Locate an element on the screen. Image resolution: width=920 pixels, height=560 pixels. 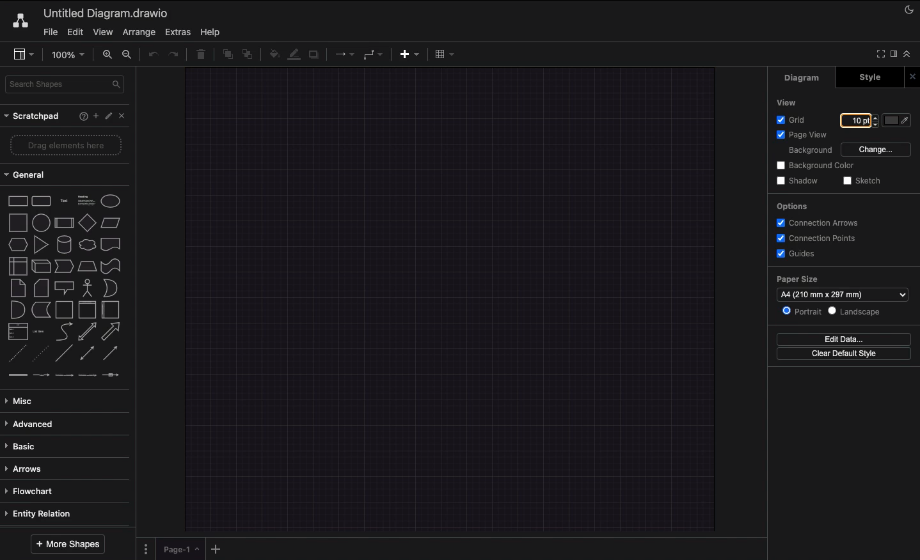
Page 1 is located at coordinates (177, 548).